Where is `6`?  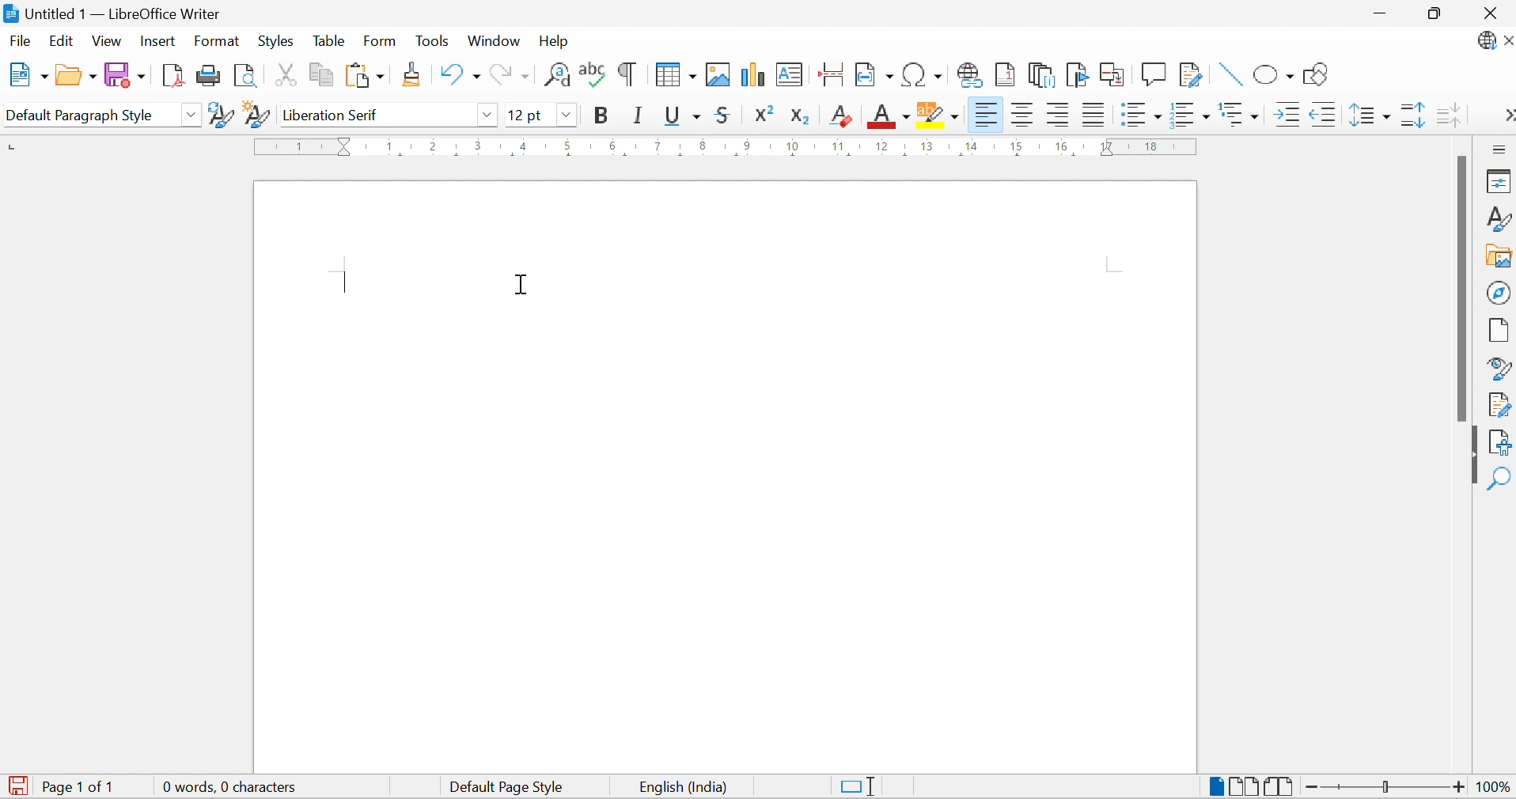
6 is located at coordinates (611, 145).